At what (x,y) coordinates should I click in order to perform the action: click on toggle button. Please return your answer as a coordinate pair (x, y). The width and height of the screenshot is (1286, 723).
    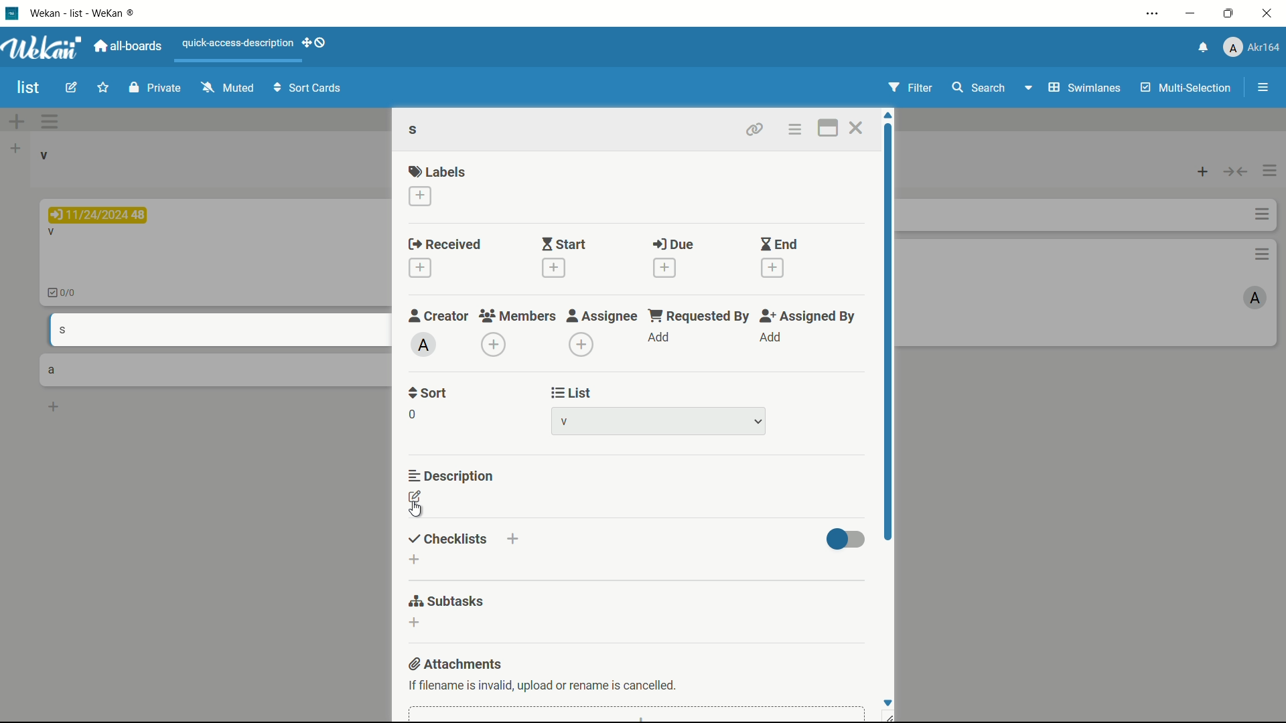
    Looking at the image, I should click on (847, 538).